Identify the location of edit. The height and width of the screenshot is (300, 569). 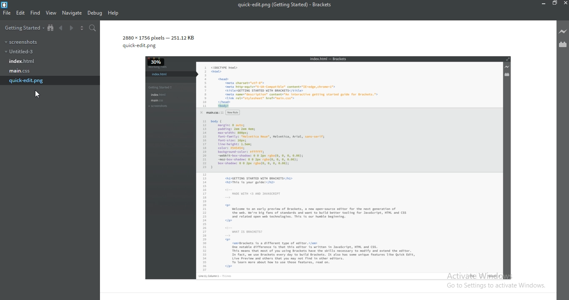
(21, 13).